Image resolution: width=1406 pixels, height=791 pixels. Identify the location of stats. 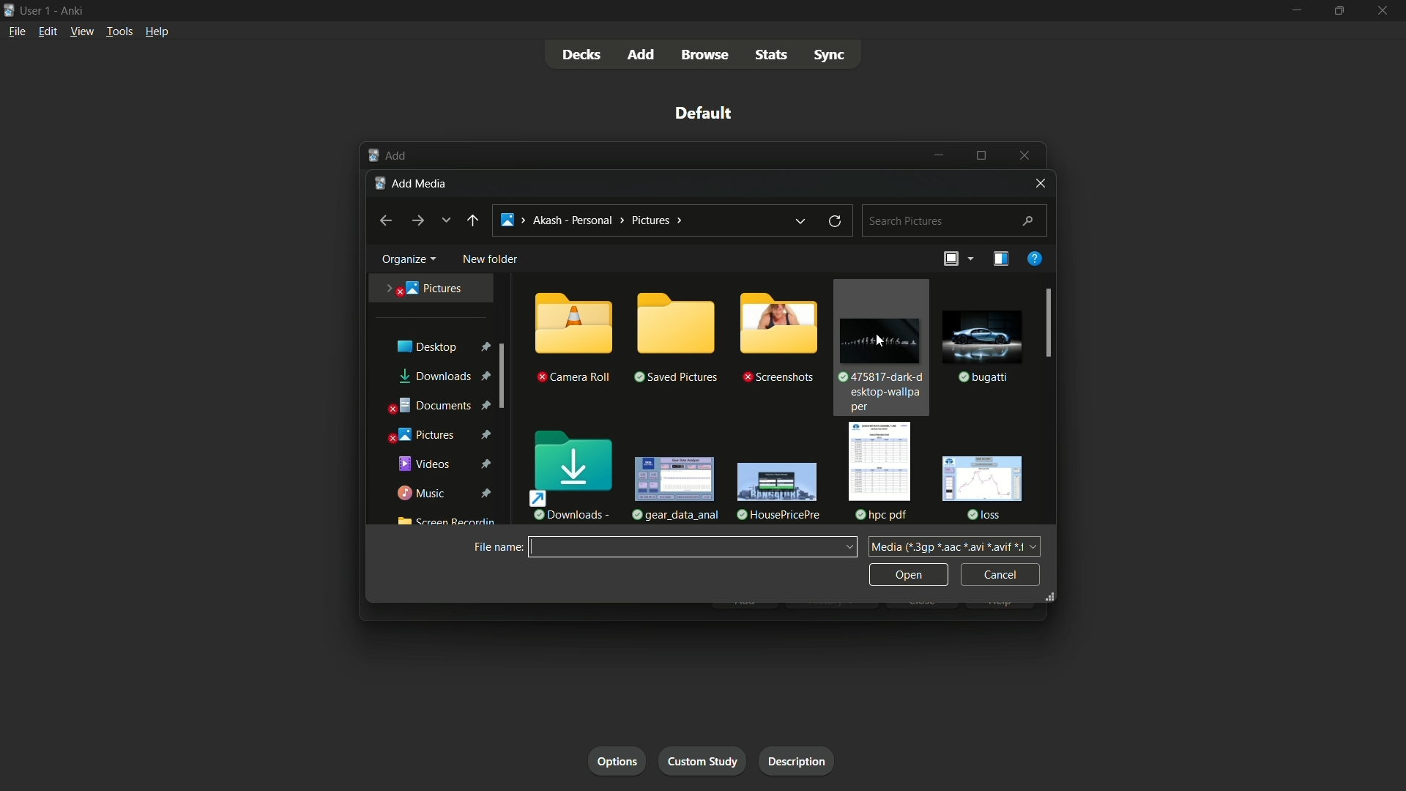
(771, 56).